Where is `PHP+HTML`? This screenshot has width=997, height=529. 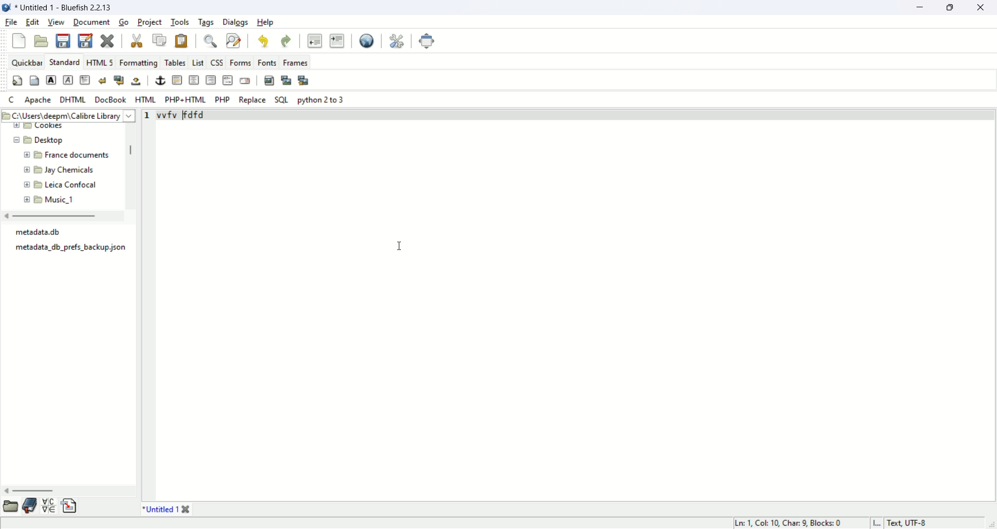
PHP+HTML is located at coordinates (184, 100).